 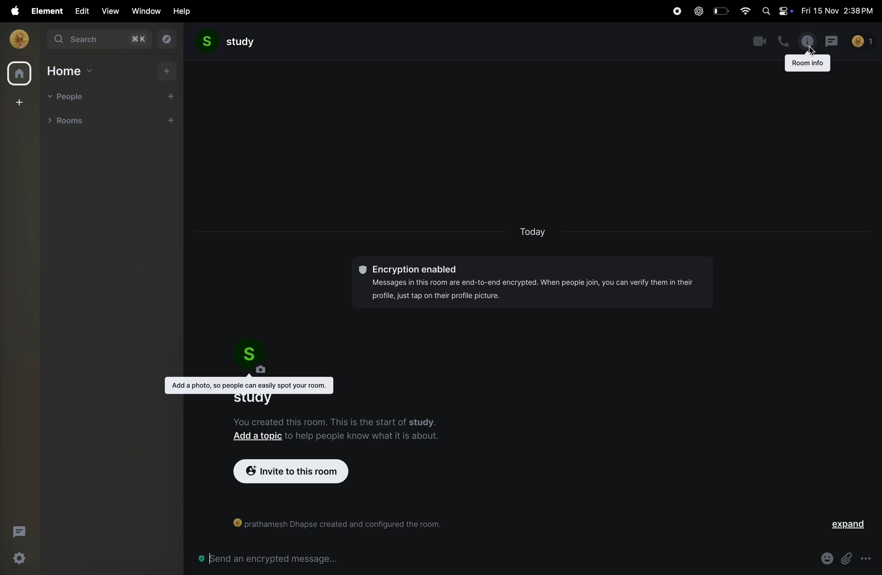 What do you see at coordinates (807, 41) in the screenshot?
I see `info` at bounding box center [807, 41].